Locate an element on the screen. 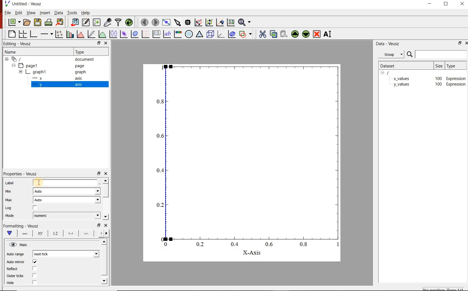  next options is located at coordinates (101, 233).